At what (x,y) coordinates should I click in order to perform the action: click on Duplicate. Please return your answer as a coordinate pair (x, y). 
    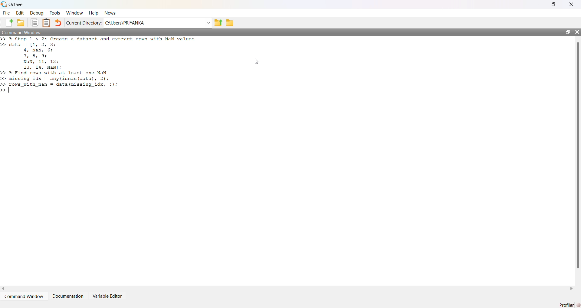
    Looking at the image, I should click on (34, 23).